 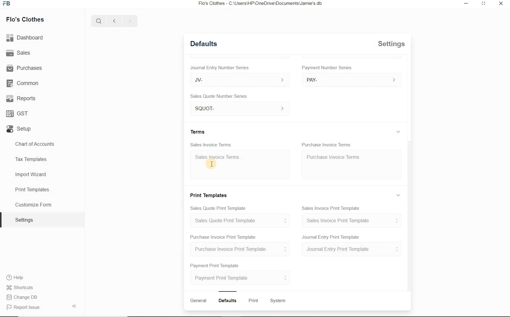 I want to click on JV, so click(x=237, y=80).